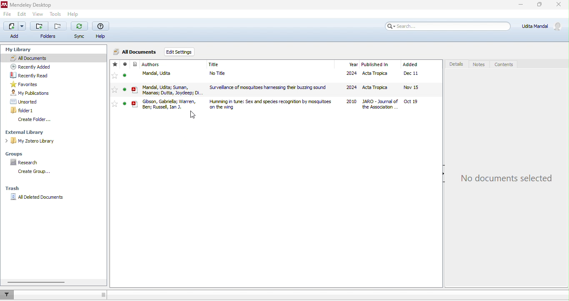 Image resolution: width=569 pixels, height=301 pixels. What do you see at coordinates (292, 74) in the screenshot?
I see `file` at bounding box center [292, 74].